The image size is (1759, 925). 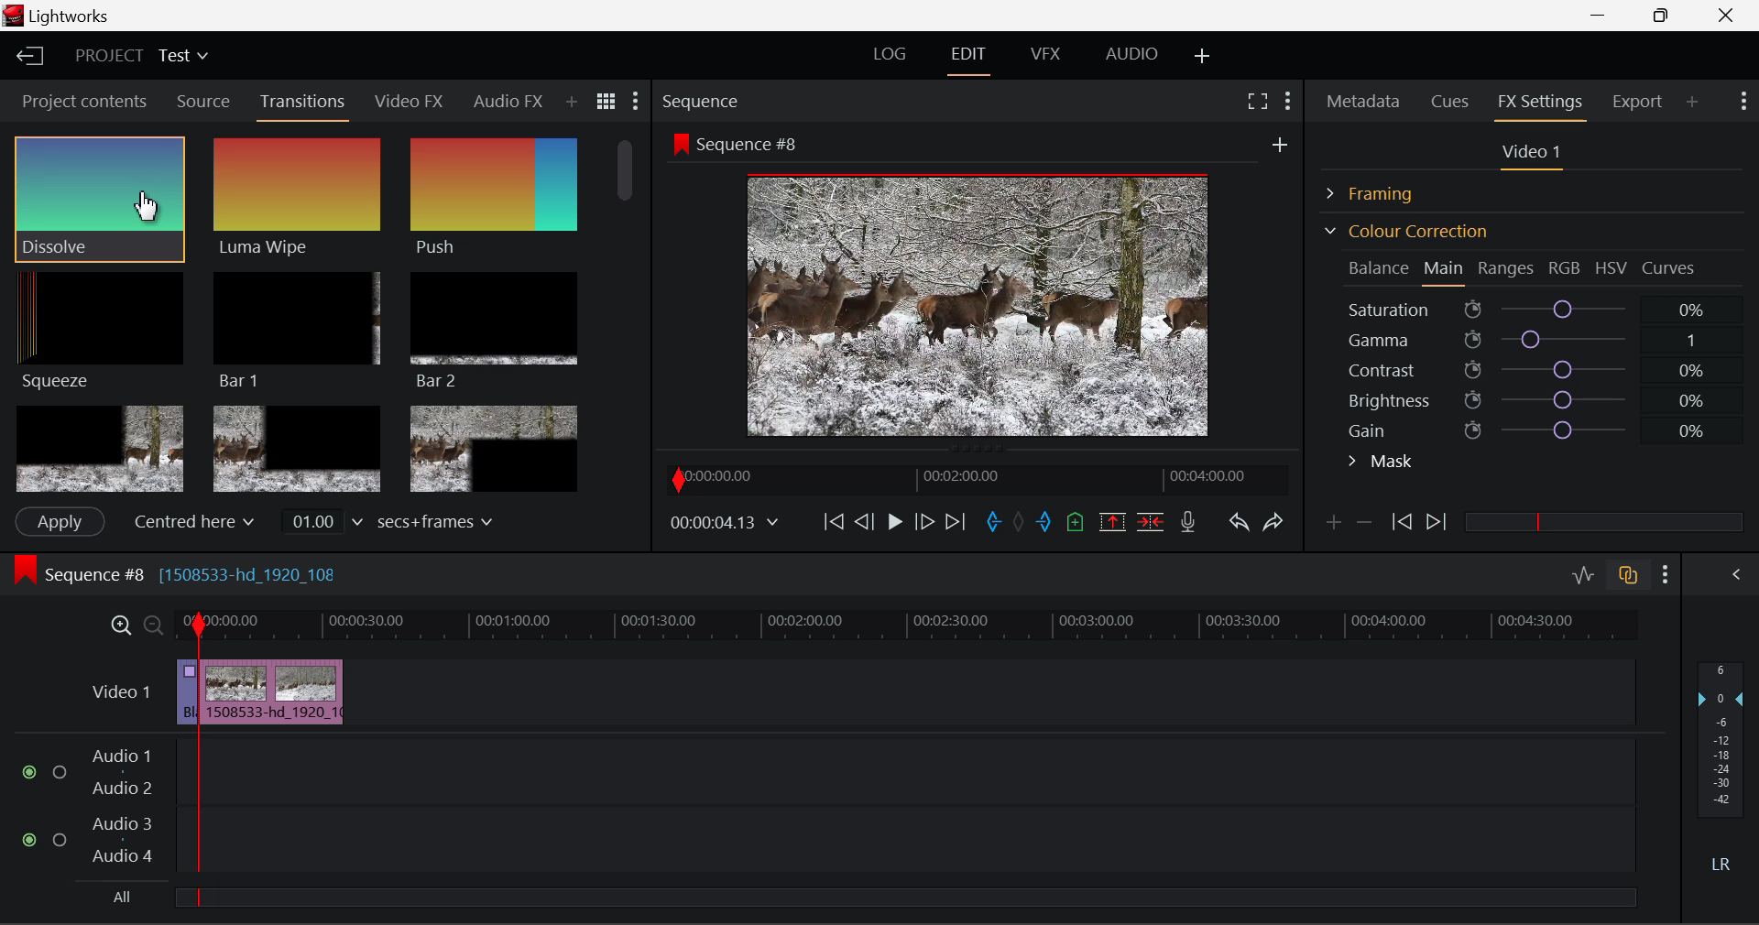 I want to click on Balance Section, so click(x=1381, y=267).